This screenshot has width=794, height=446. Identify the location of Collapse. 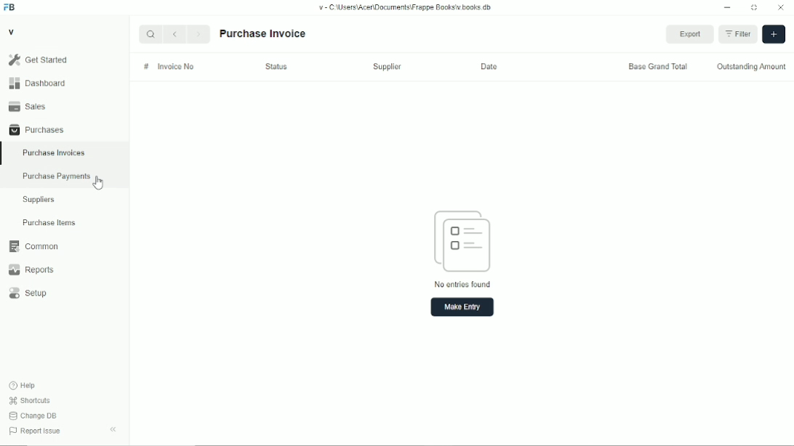
(113, 429).